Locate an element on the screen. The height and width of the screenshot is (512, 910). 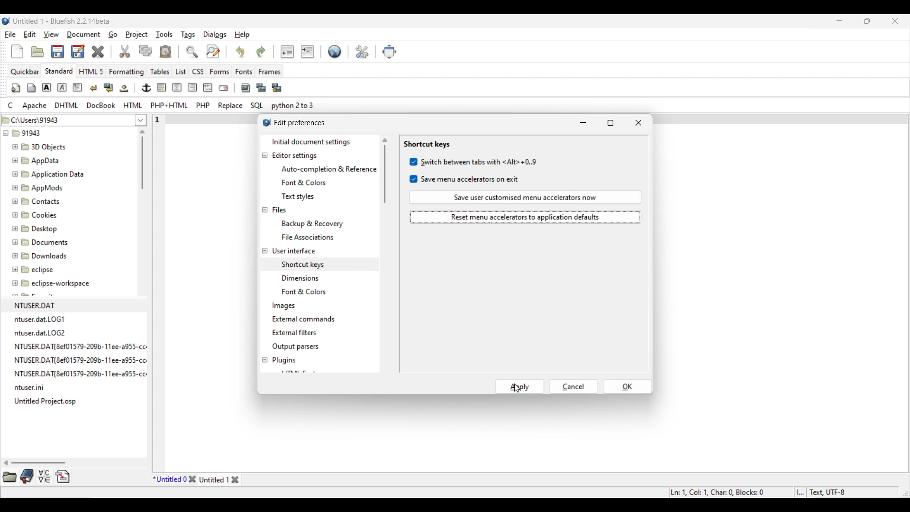
Apply is located at coordinates (520, 386).